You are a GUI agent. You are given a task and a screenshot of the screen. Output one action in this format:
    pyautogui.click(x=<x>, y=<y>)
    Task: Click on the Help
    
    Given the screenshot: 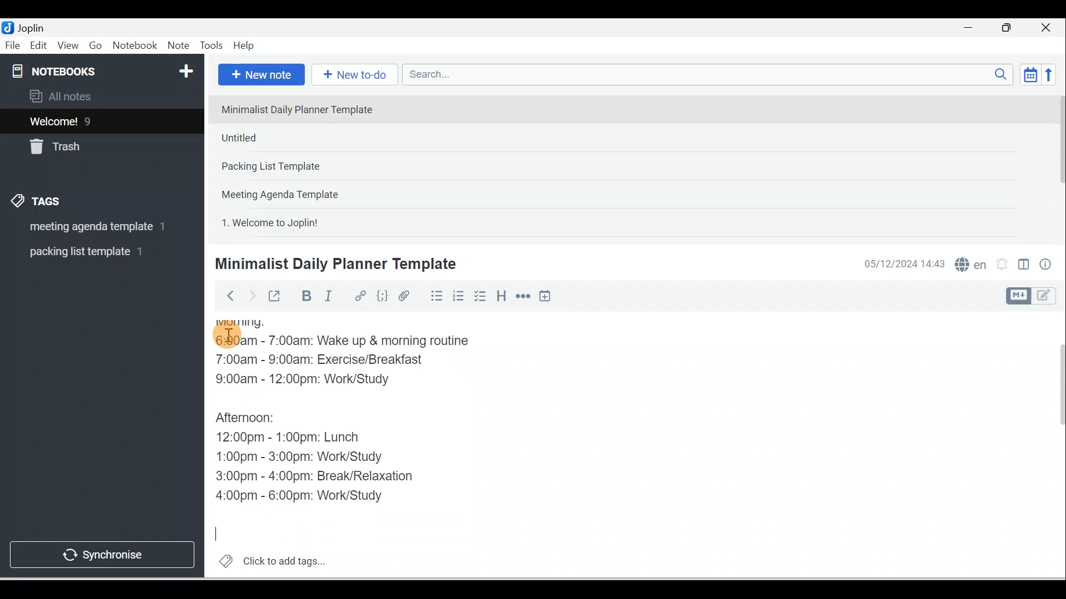 What is the action you would take?
    pyautogui.click(x=244, y=46)
    